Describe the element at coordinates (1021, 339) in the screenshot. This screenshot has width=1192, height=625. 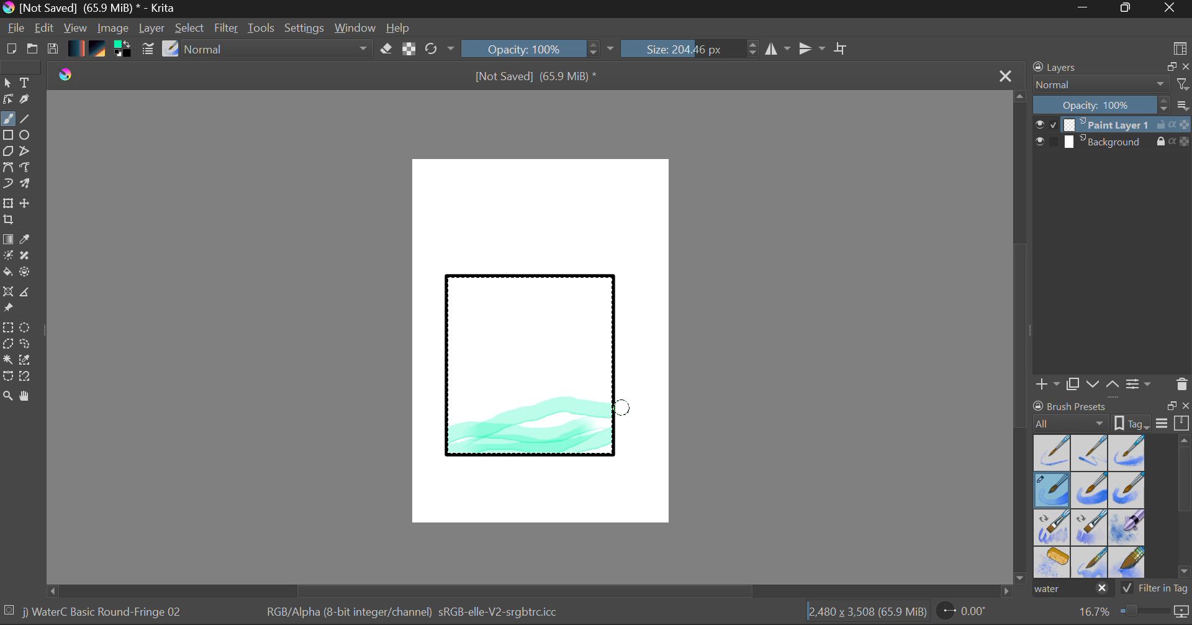
I see `Scroll Bar` at that location.